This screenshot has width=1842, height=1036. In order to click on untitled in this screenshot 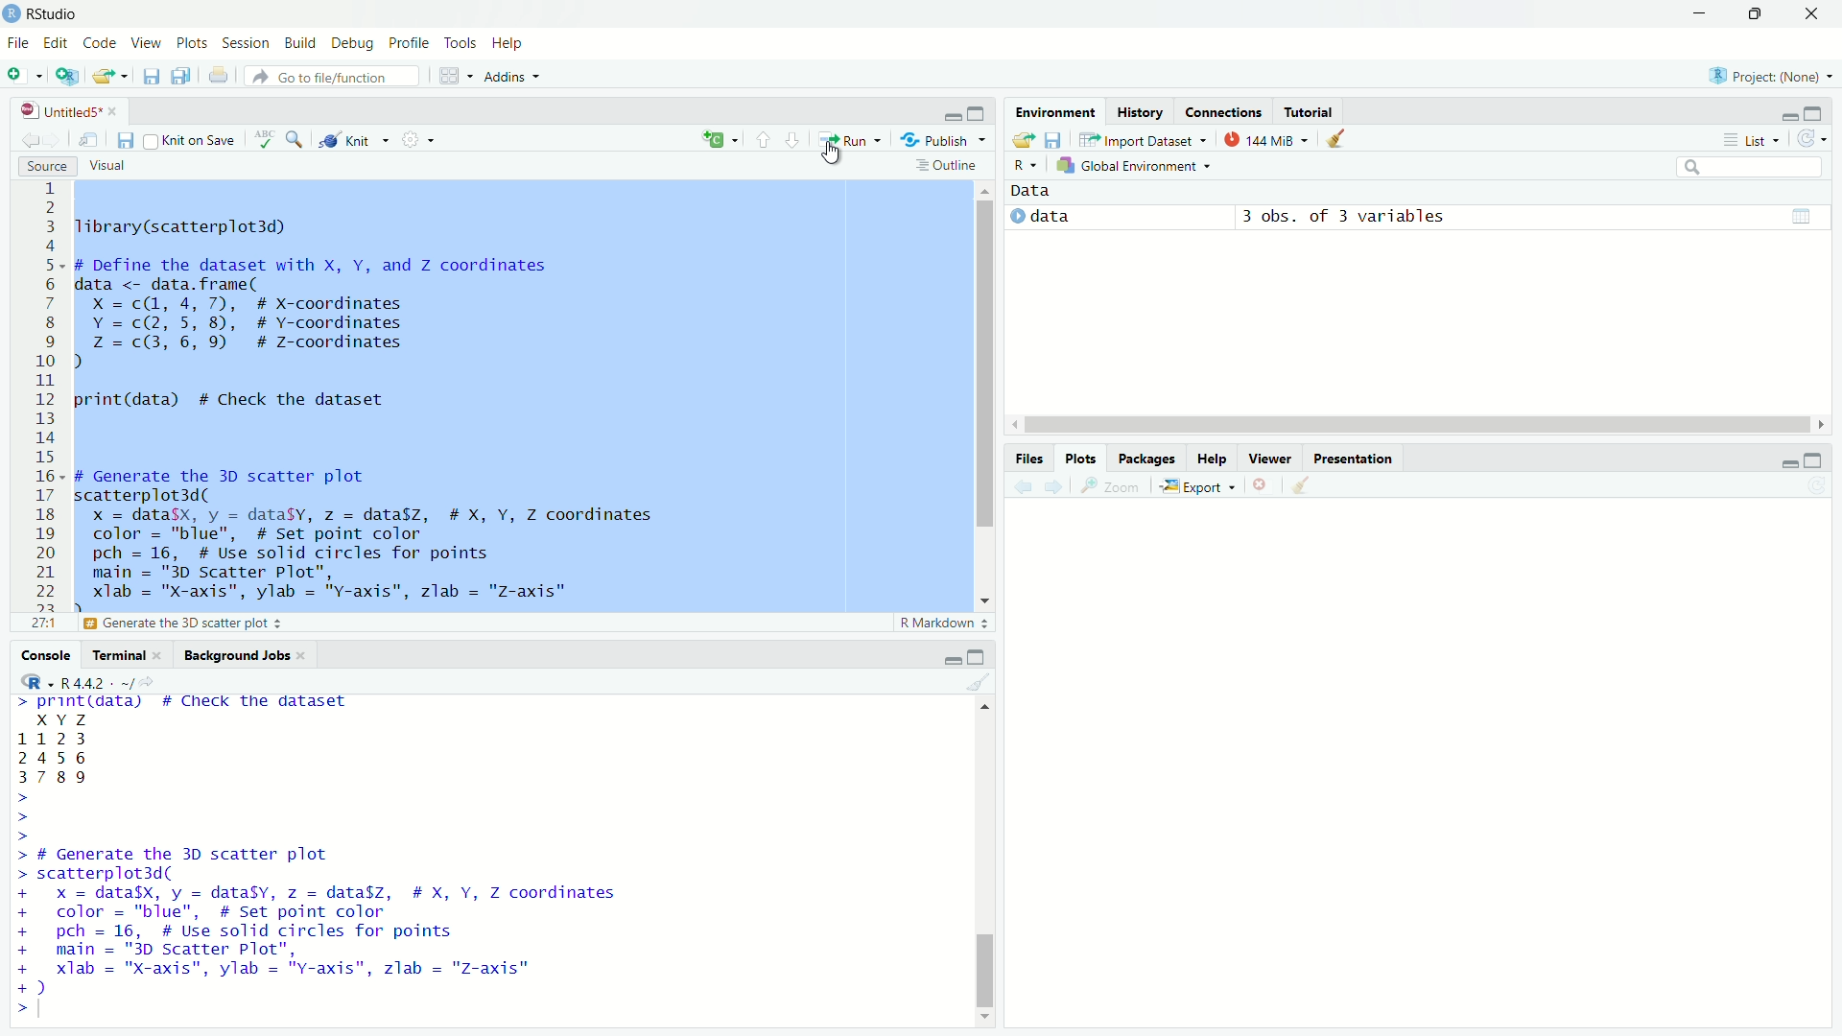, I will do `click(51, 110)`.